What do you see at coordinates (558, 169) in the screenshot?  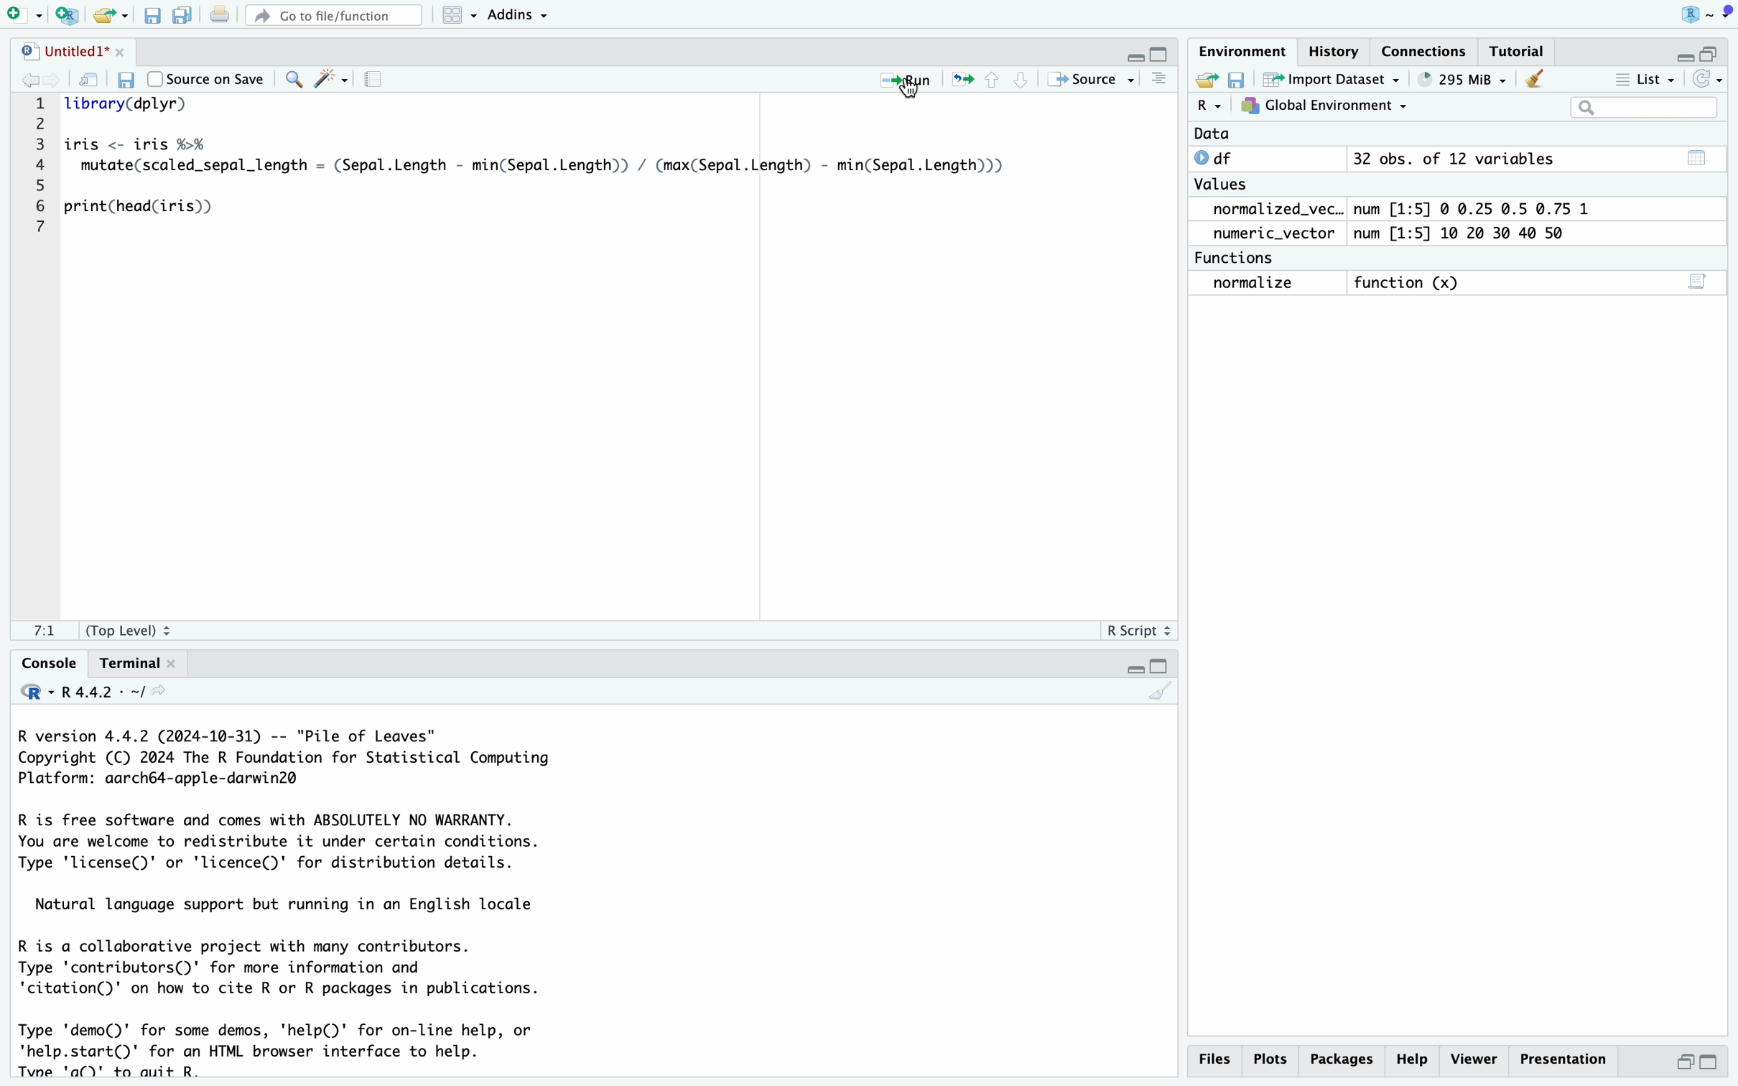 I see `Code` at bounding box center [558, 169].